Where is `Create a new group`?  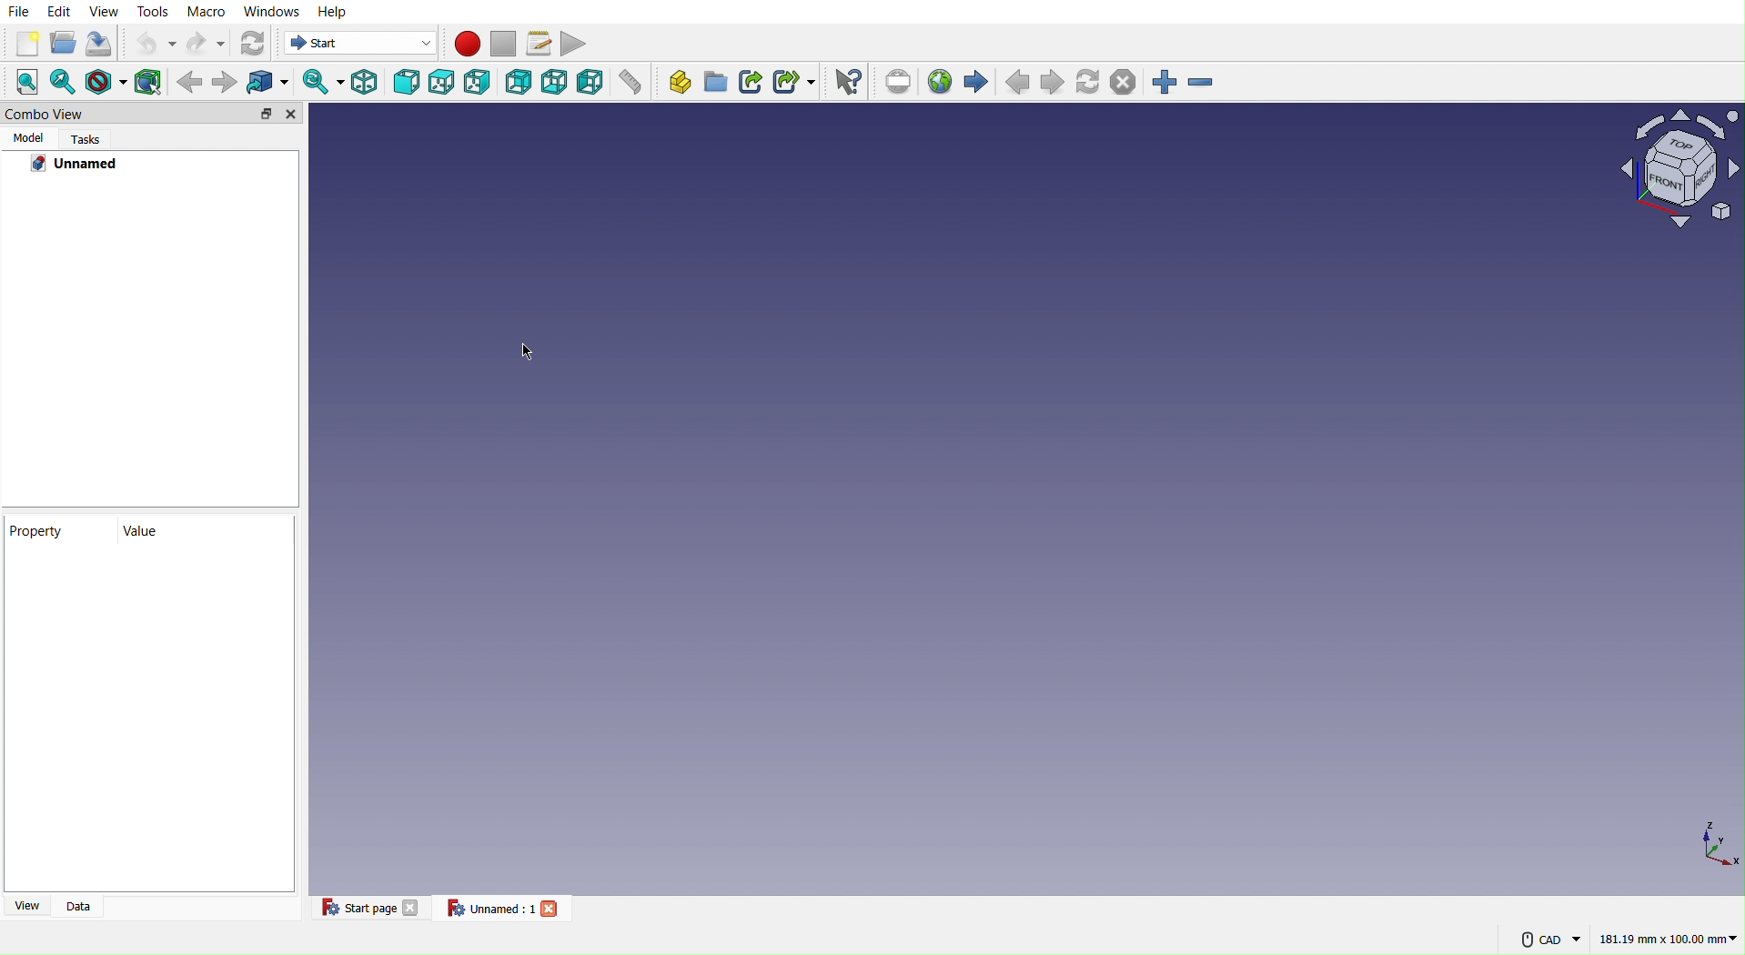
Create a new group is located at coordinates (715, 82).